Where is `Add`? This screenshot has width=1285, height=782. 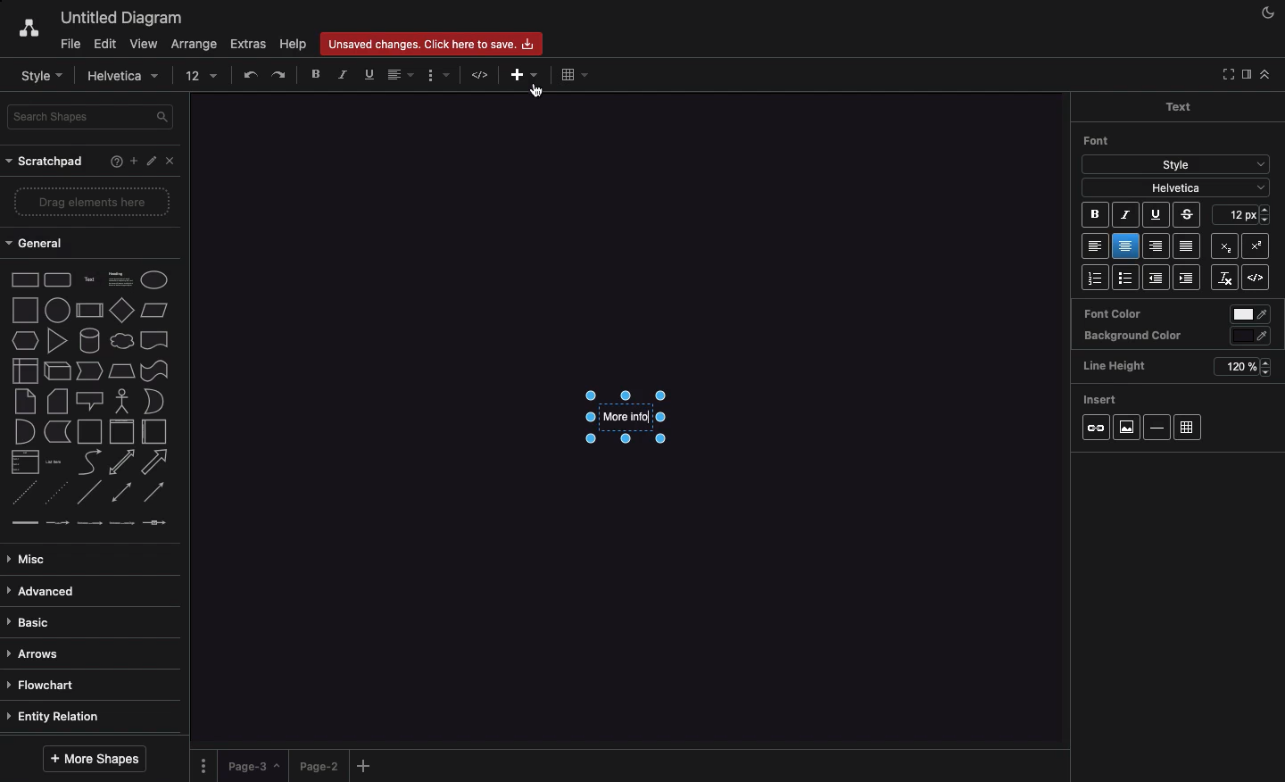 Add is located at coordinates (133, 160).